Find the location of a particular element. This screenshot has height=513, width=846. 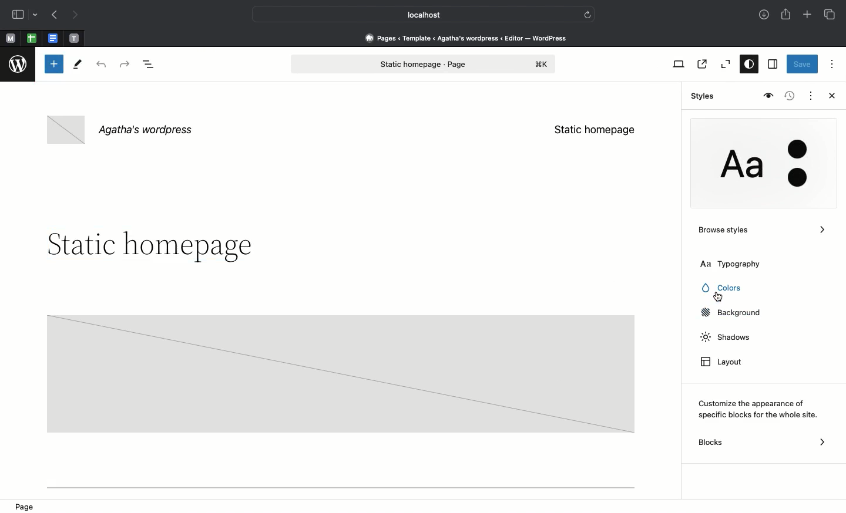

Typography is located at coordinates (745, 264).